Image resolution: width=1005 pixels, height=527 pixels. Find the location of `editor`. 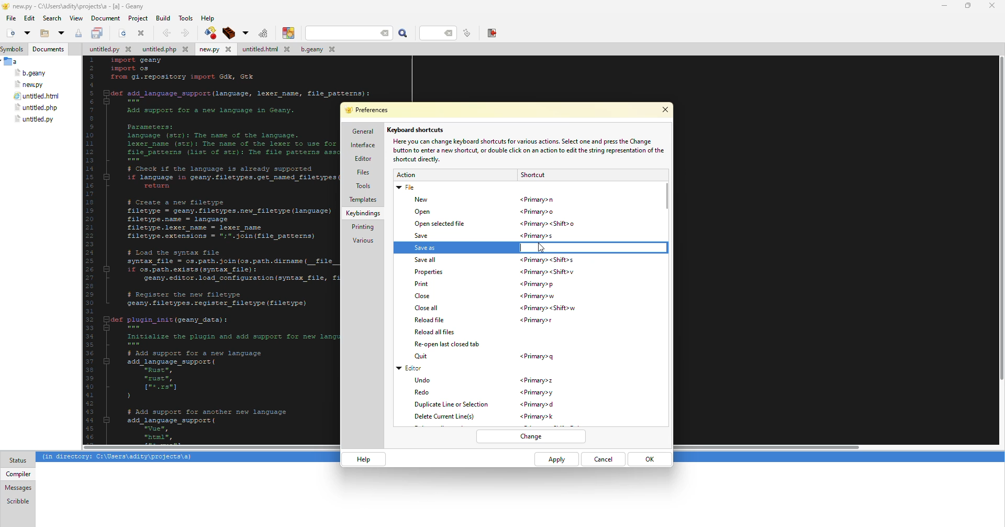

editor is located at coordinates (409, 368).